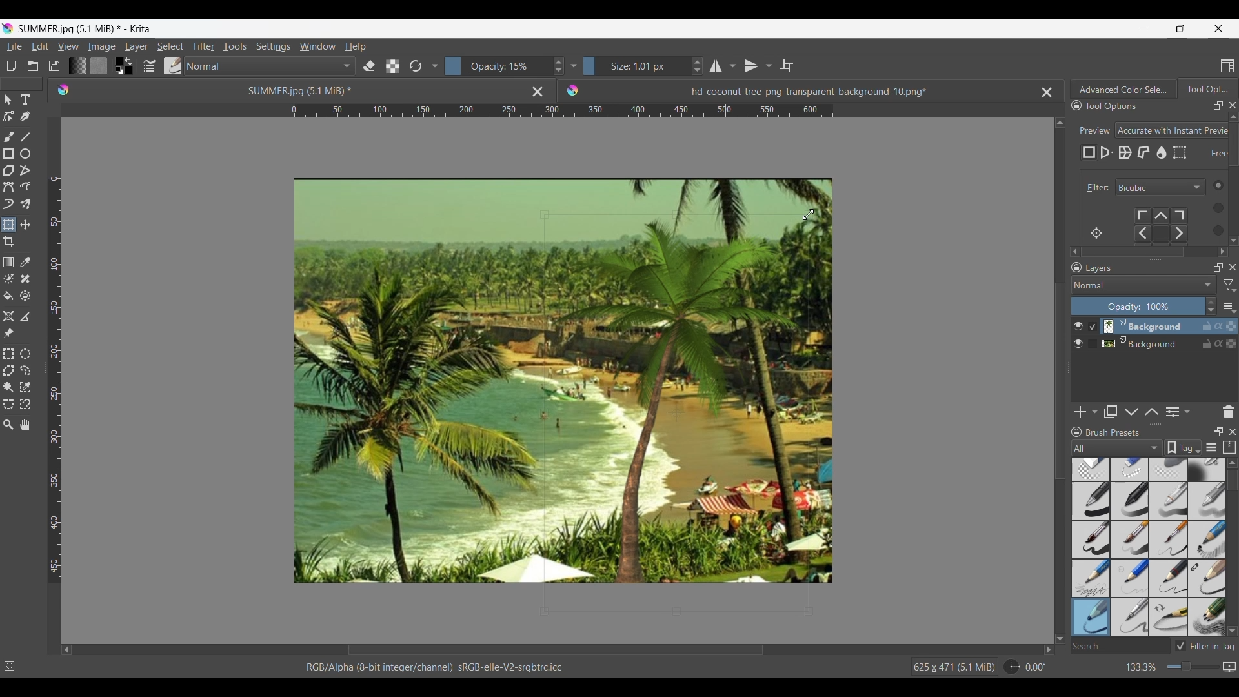 This screenshot has height=697, width=1239. What do you see at coordinates (1218, 28) in the screenshot?
I see `Close interface` at bounding box center [1218, 28].